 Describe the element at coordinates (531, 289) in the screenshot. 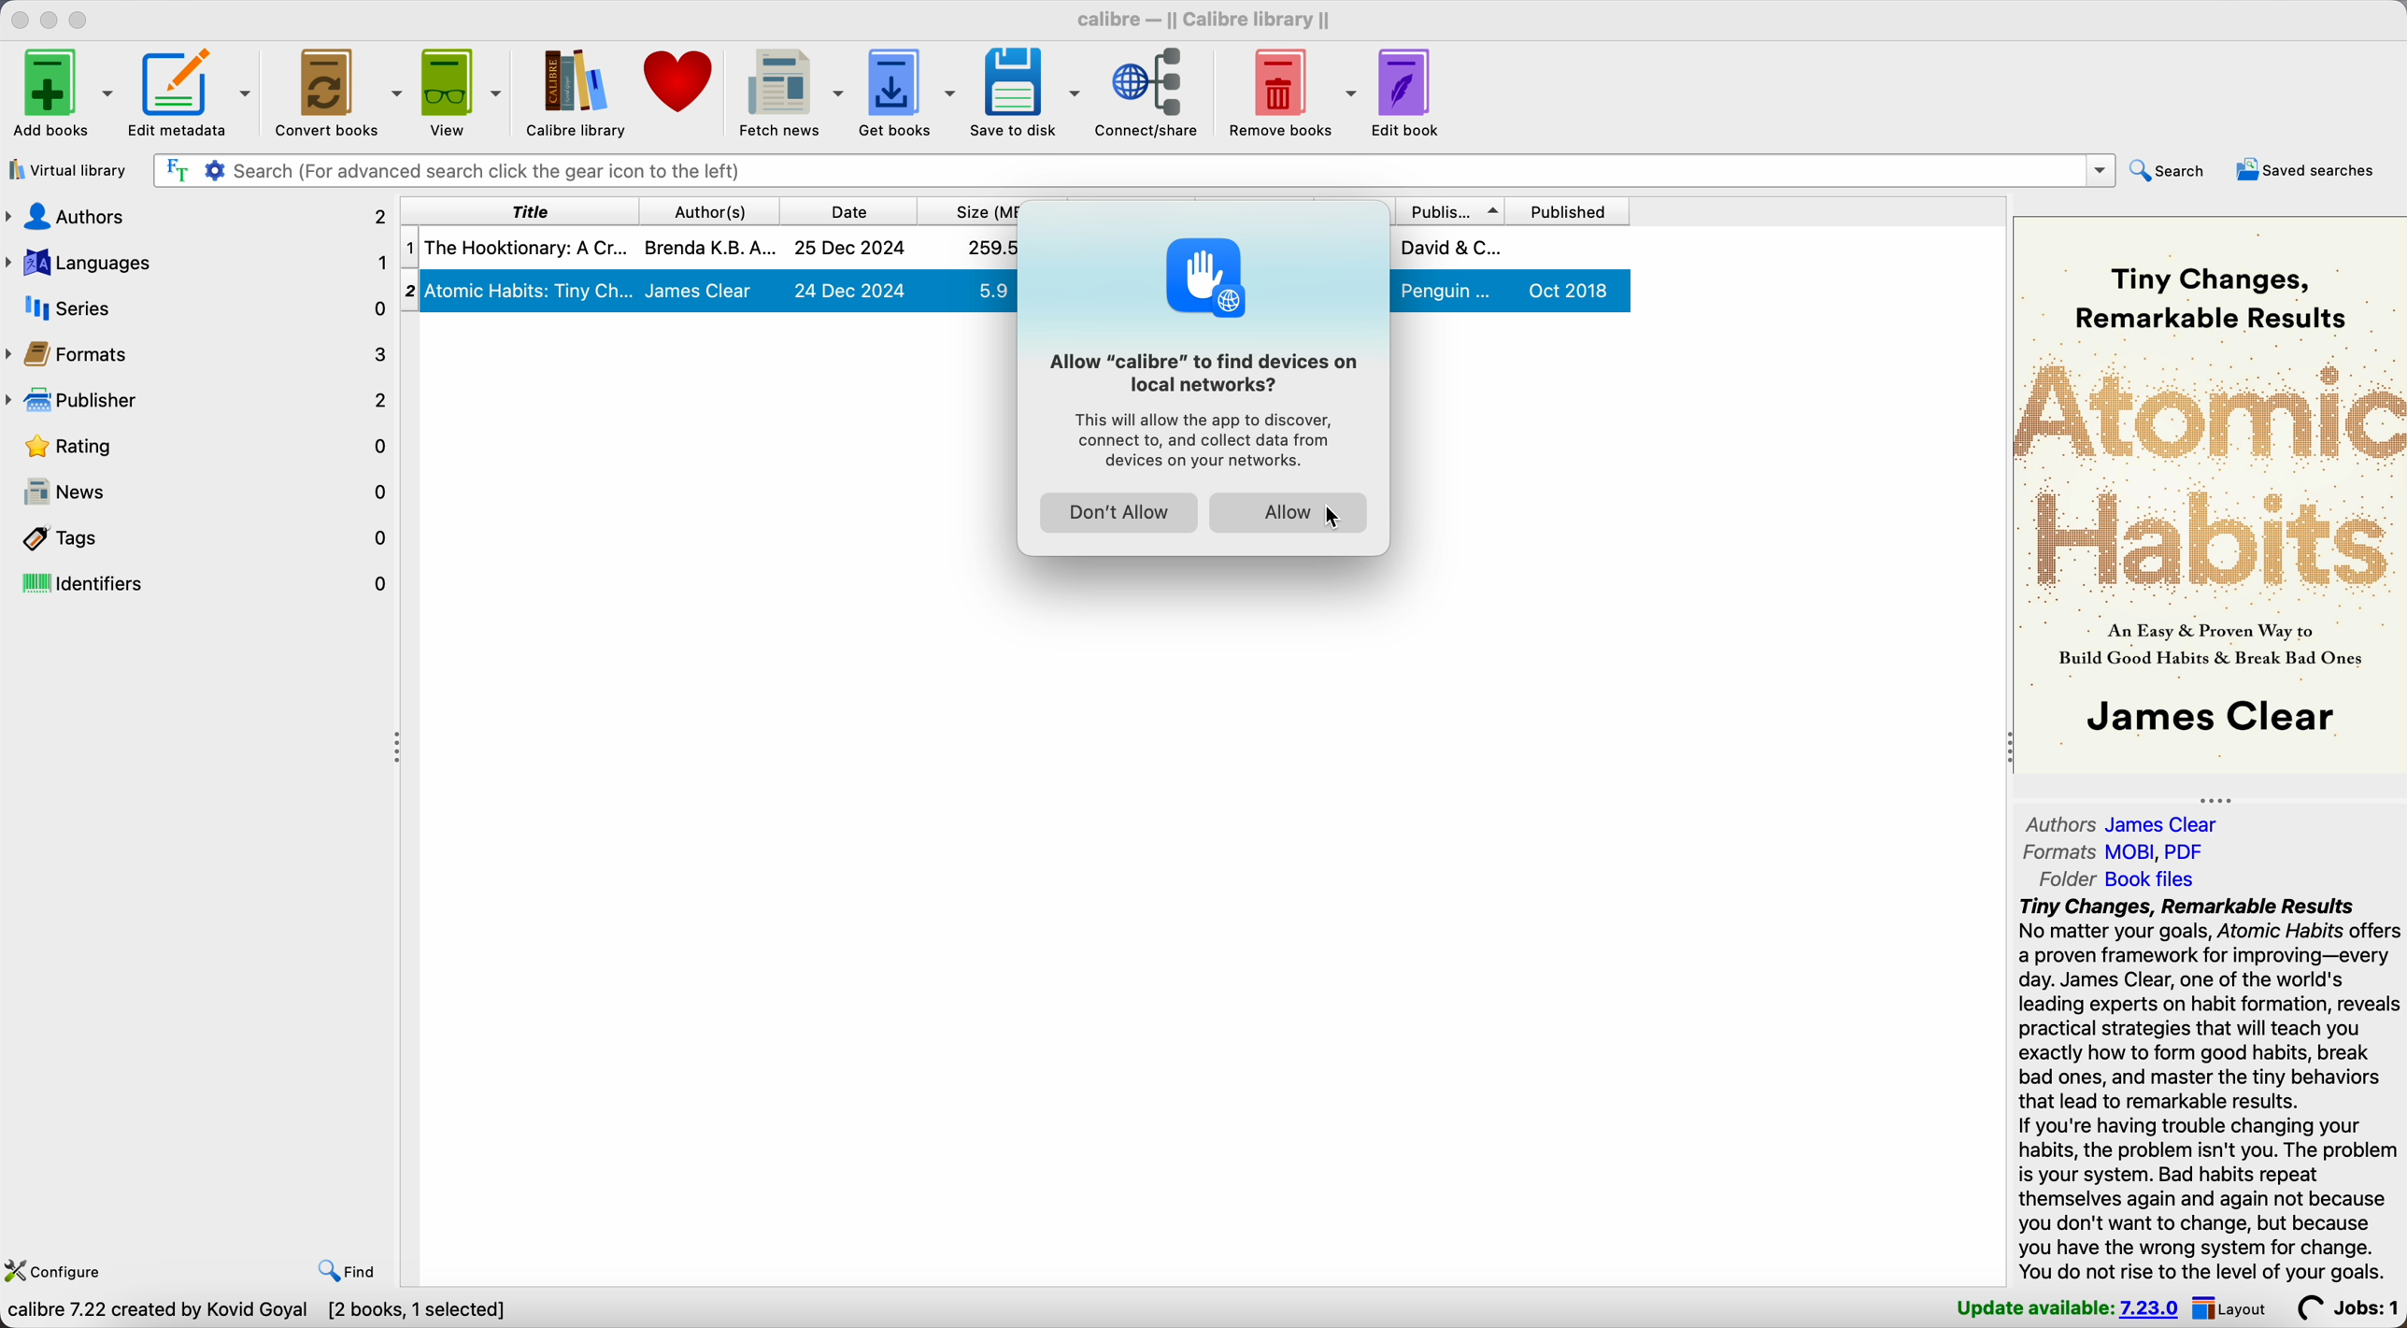

I see `2| Atomic Habits: Tiny Ch...` at that location.